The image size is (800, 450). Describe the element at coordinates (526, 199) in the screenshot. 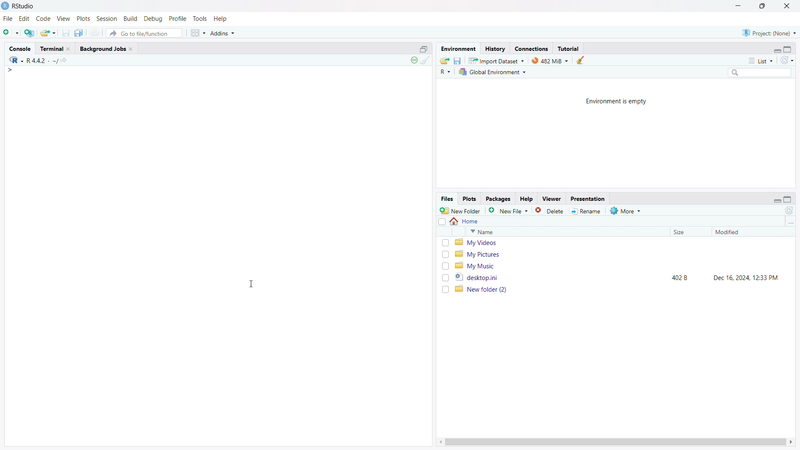

I see `help` at that location.